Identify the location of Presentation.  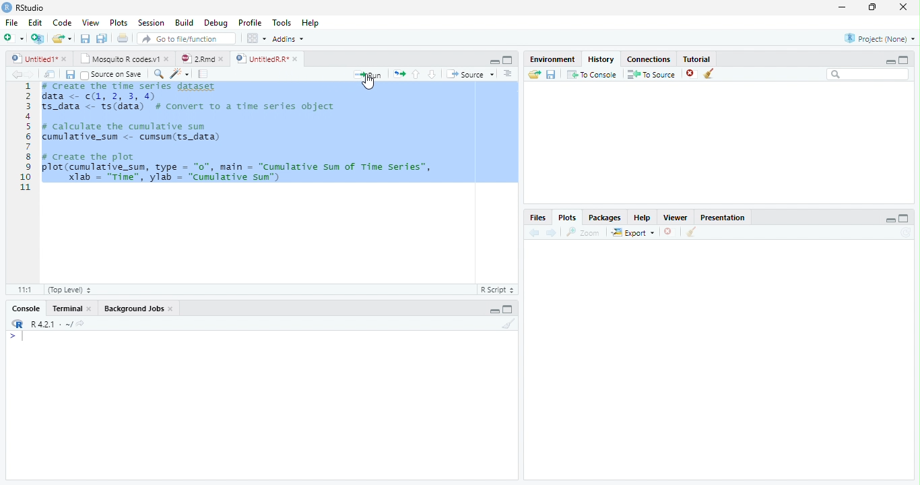
(723, 218).